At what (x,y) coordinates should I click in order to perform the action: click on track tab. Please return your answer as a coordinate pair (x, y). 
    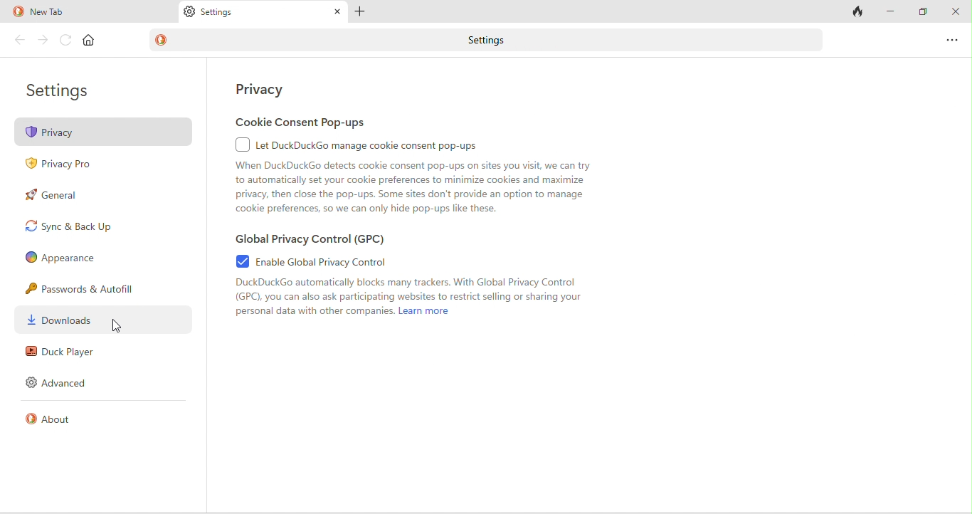
    Looking at the image, I should click on (854, 12).